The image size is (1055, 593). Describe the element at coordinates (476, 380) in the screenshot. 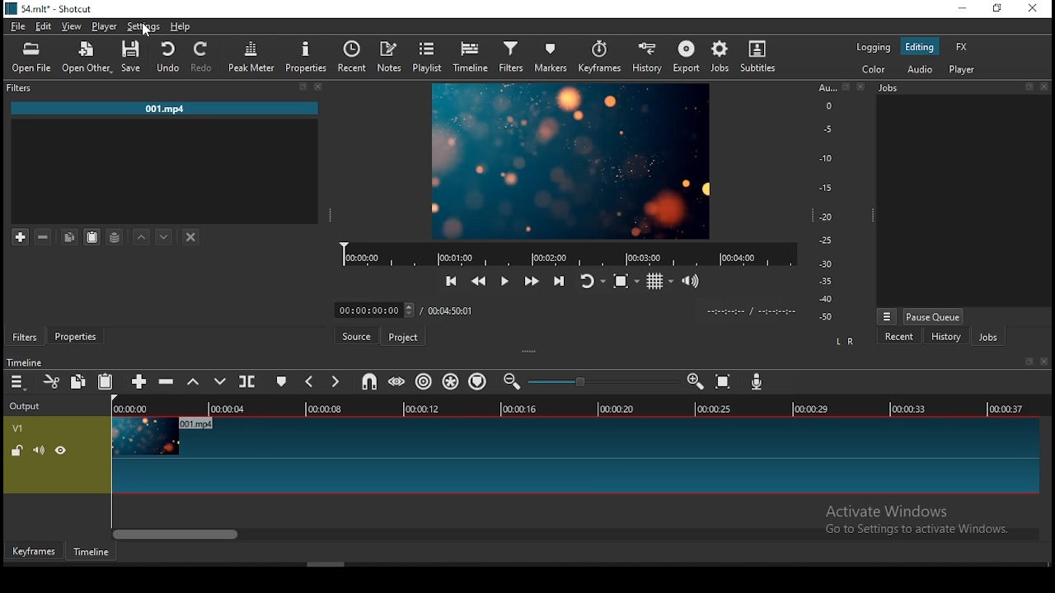

I see `ripple markers` at that location.